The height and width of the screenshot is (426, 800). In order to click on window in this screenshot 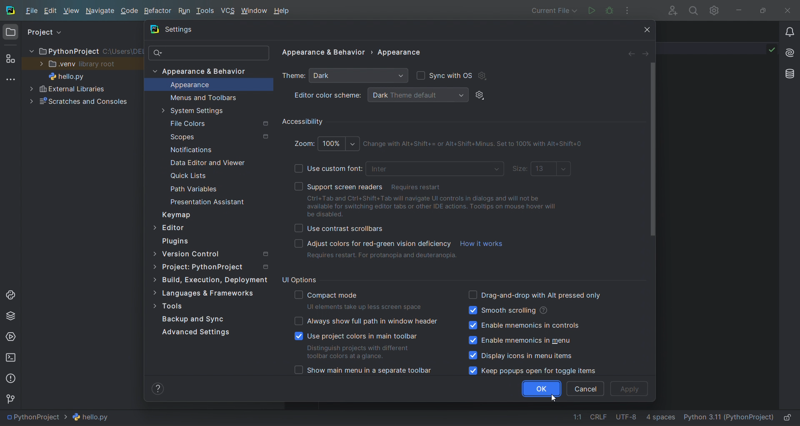, I will do `click(252, 10)`.